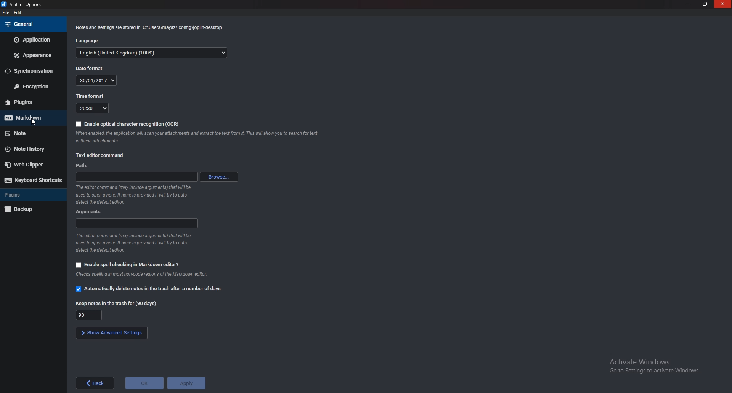 The height and width of the screenshot is (393, 732). What do you see at coordinates (116, 303) in the screenshot?
I see `Keep notes in trash for` at bounding box center [116, 303].